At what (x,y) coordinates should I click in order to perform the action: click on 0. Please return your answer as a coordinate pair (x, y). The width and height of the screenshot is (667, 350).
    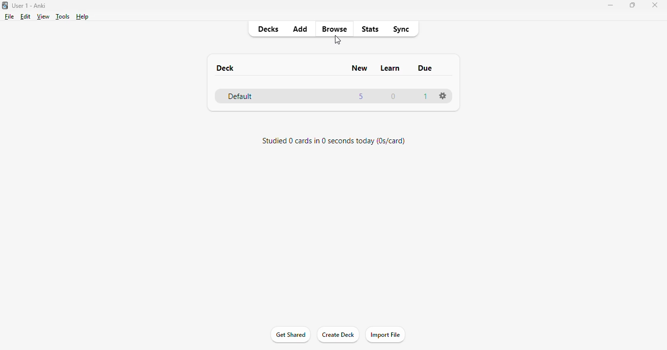
    Looking at the image, I should click on (394, 96).